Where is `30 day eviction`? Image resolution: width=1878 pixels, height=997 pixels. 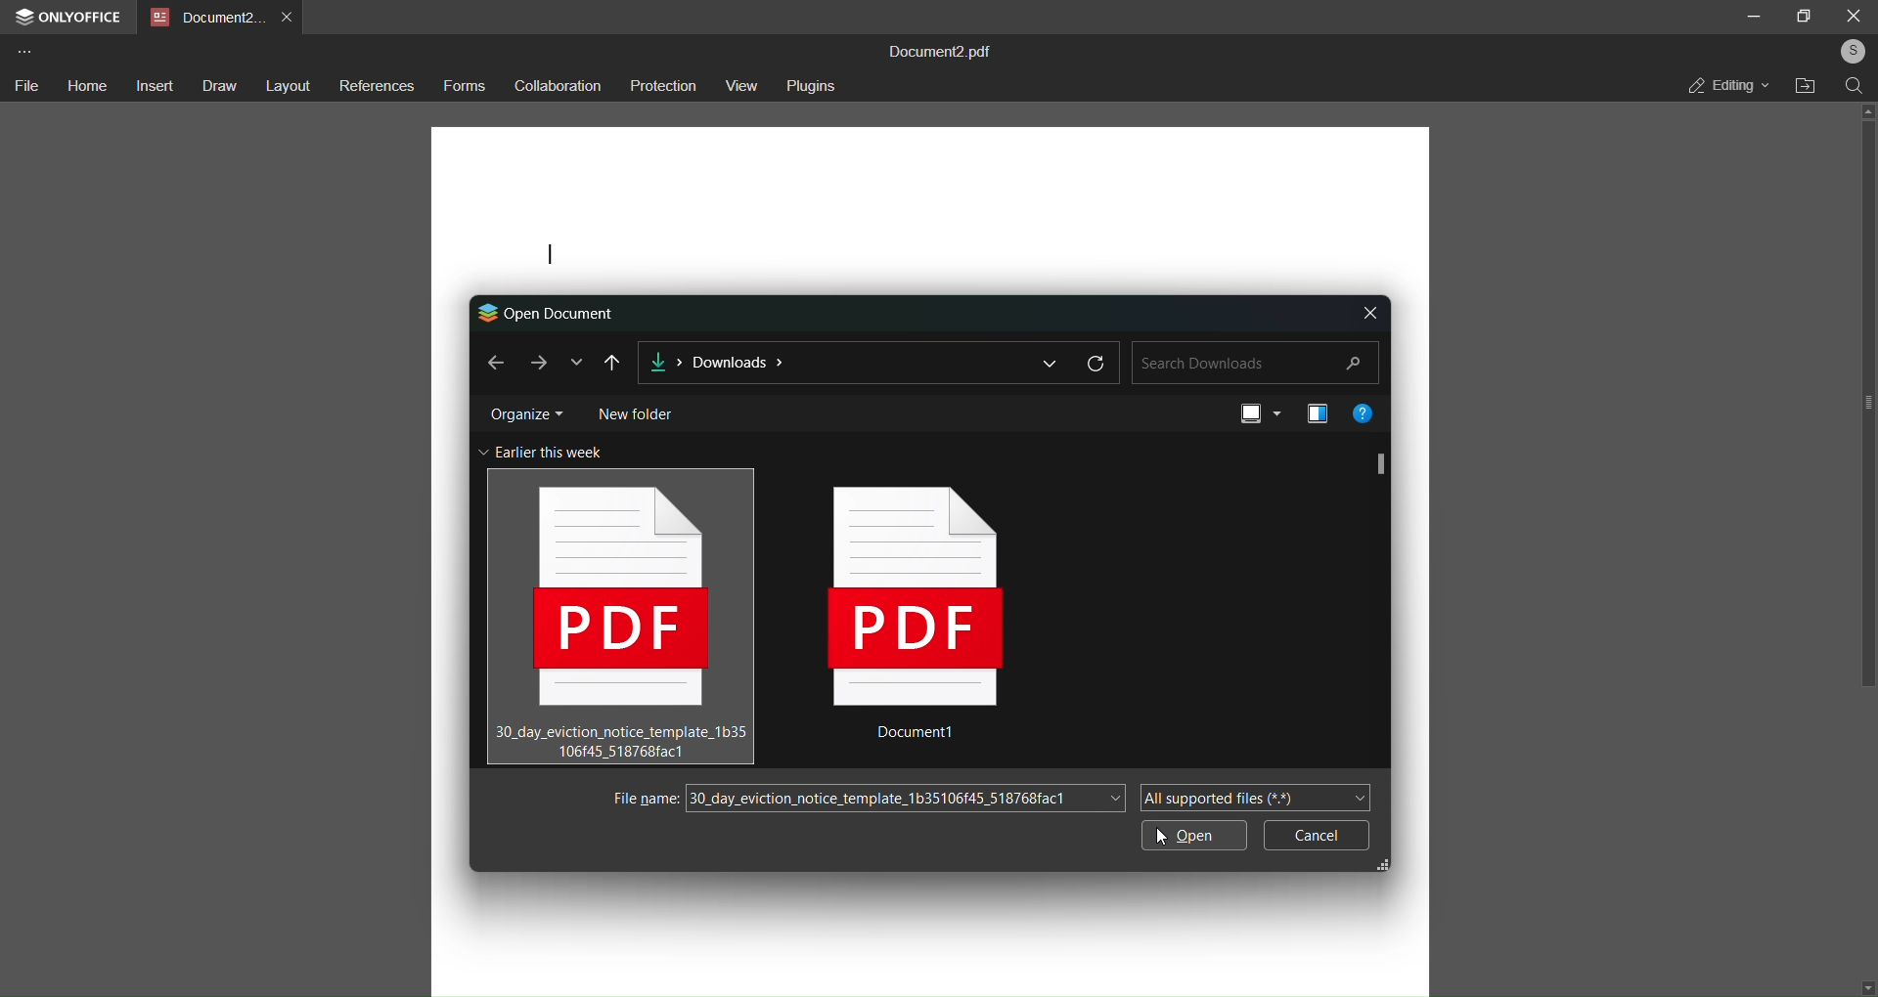 30 day eviction is located at coordinates (621, 614).